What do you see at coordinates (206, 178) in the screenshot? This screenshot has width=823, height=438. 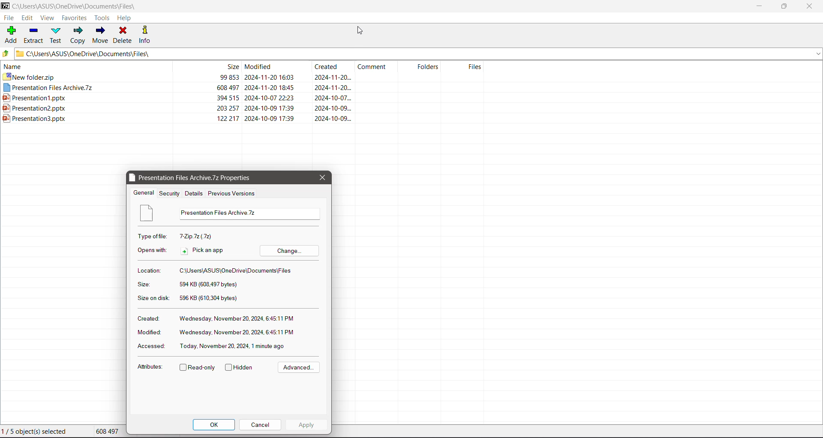 I see `Presentation Files Archive.7z Properties` at bounding box center [206, 178].